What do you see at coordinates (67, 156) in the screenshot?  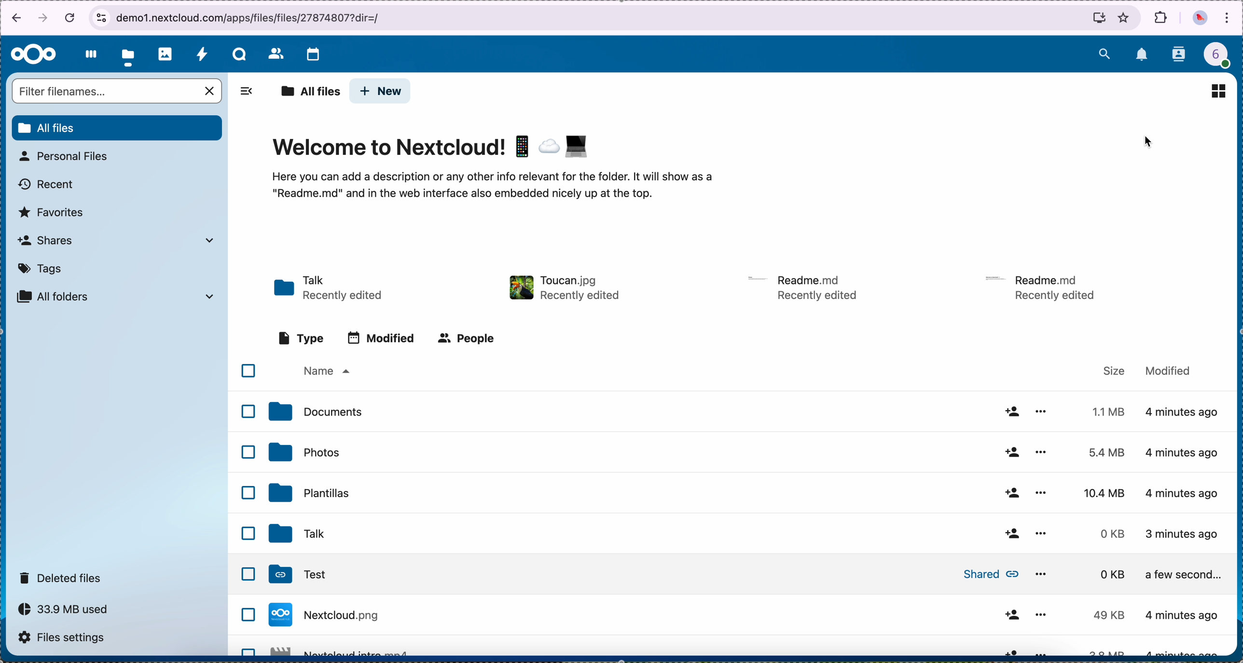 I see `personal files` at bounding box center [67, 156].